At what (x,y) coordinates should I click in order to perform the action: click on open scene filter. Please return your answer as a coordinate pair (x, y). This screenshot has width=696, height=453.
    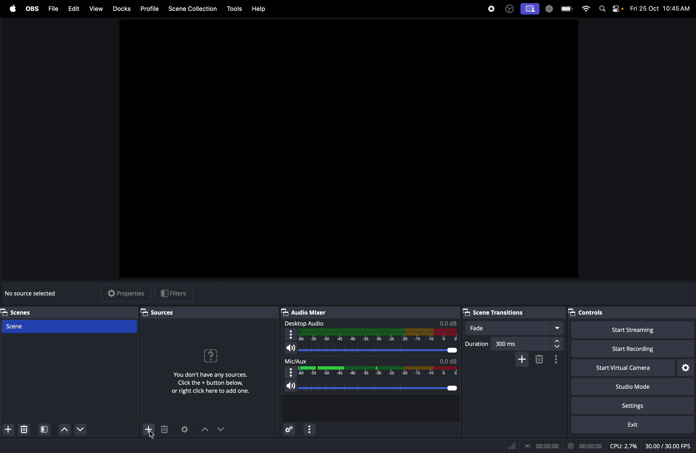
    Looking at the image, I should click on (45, 429).